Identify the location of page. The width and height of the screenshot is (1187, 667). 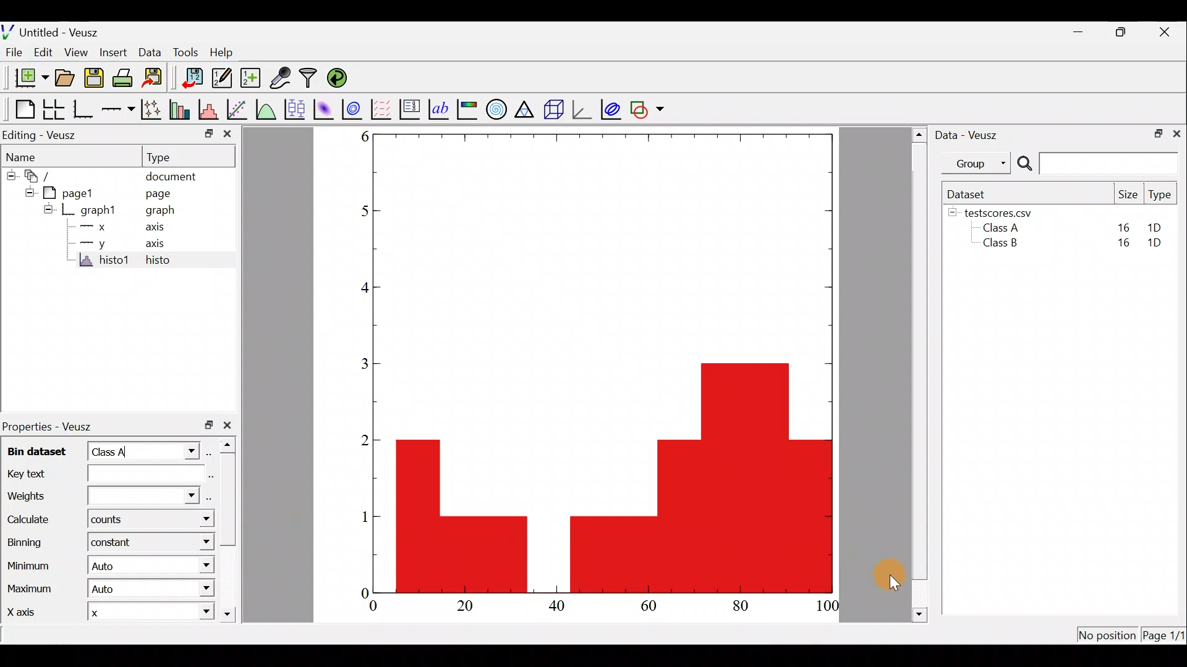
(166, 195).